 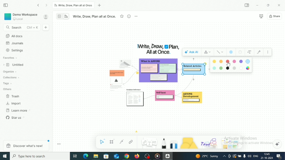 What do you see at coordinates (231, 144) in the screenshot?
I see `Arrows and stickers` at bounding box center [231, 144].